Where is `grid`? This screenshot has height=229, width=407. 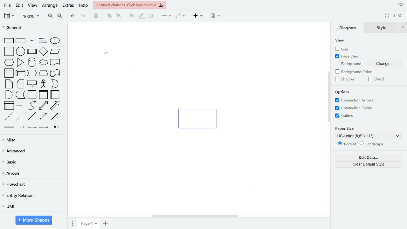
grid is located at coordinates (343, 49).